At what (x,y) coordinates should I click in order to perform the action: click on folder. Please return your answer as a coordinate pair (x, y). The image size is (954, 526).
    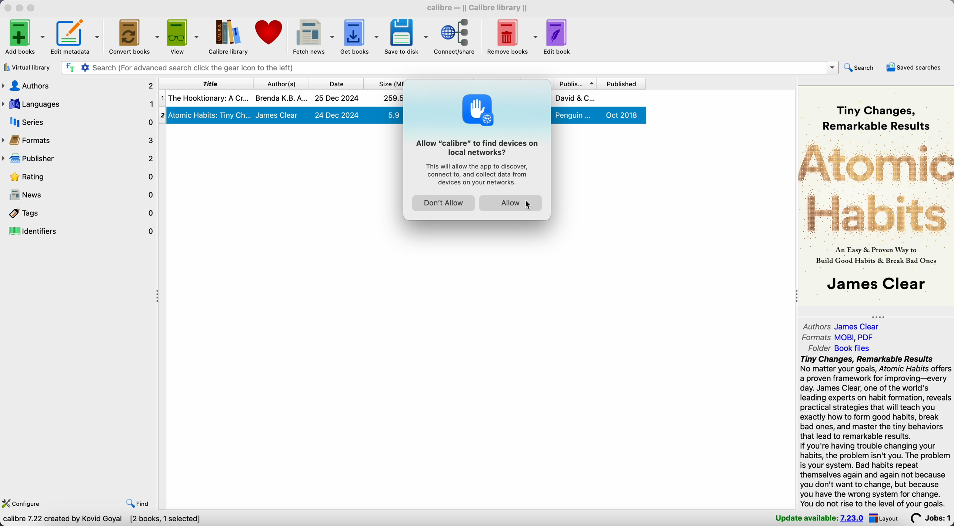
    Looking at the image, I should click on (836, 348).